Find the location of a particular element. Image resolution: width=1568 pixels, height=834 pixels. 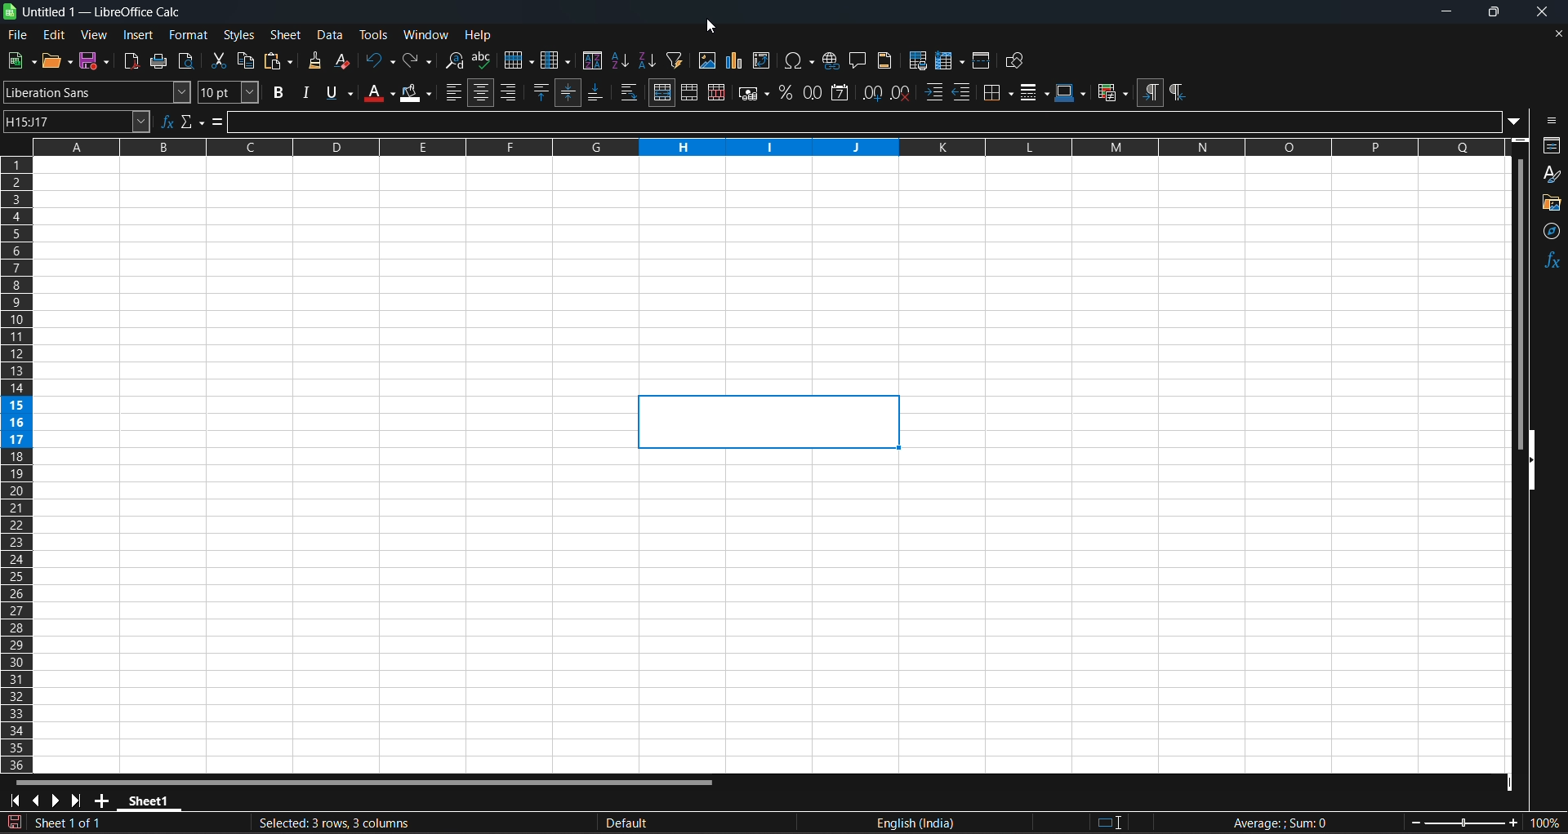

insert comment is located at coordinates (859, 60).